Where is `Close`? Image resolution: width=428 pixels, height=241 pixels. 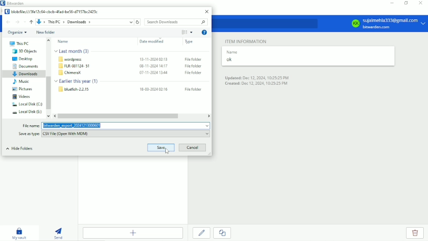 Close is located at coordinates (420, 4).